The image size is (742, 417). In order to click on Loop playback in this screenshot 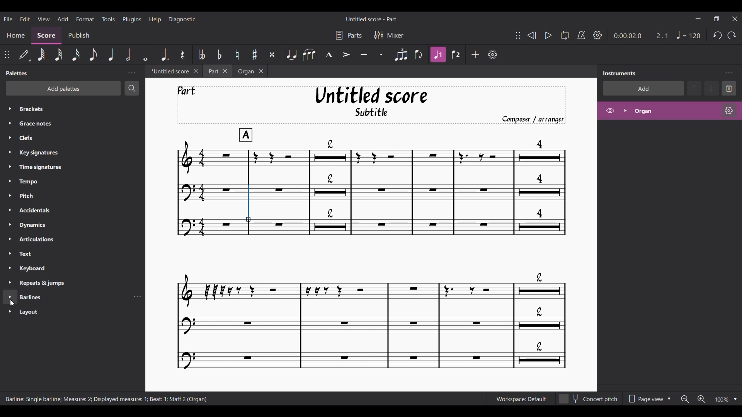, I will do `click(565, 35)`.